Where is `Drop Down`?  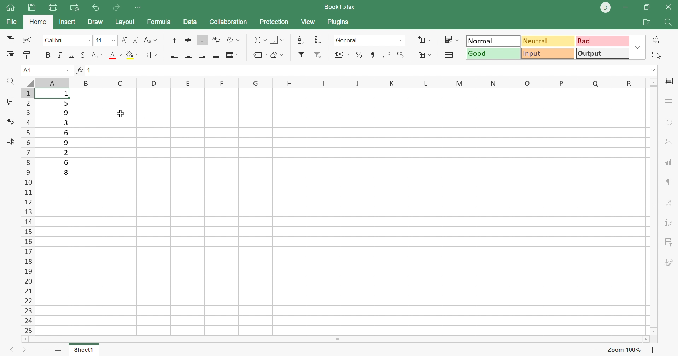 Drop Down is located at coordinates (112, 41).